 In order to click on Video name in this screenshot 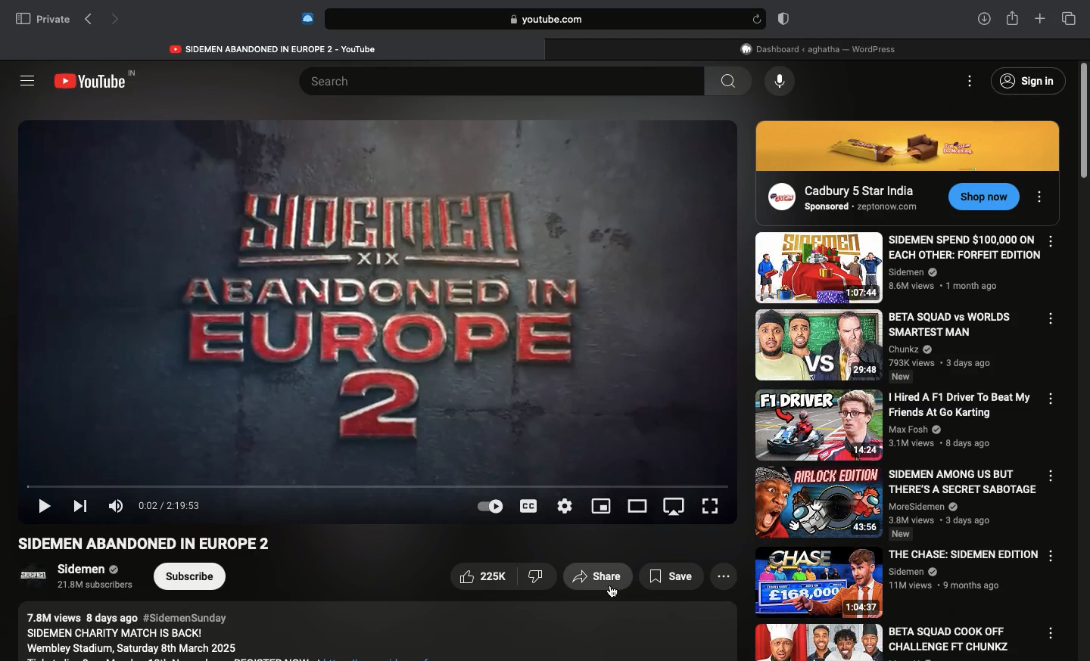, I will do `click(898, 268)`.